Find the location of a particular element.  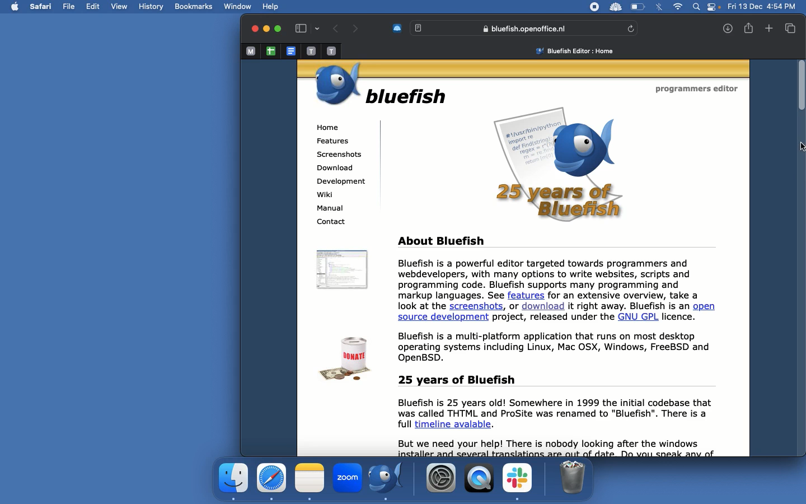

Home is located at coordinates (325, 129).